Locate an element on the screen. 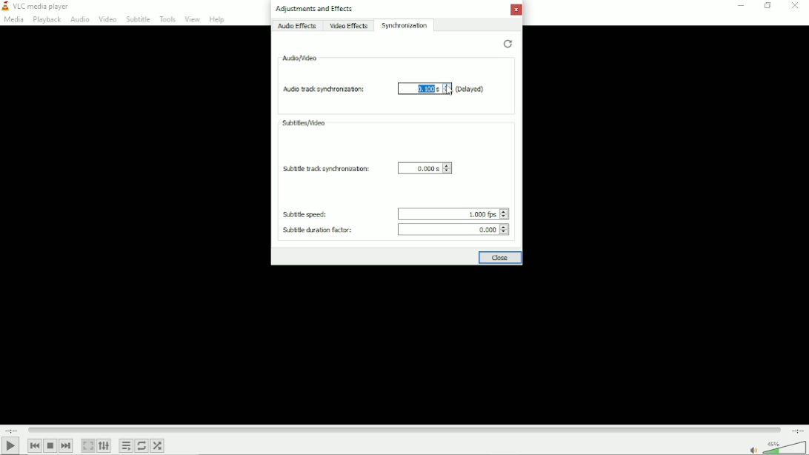  Subtitle/video is located at coordinates (304, 123).